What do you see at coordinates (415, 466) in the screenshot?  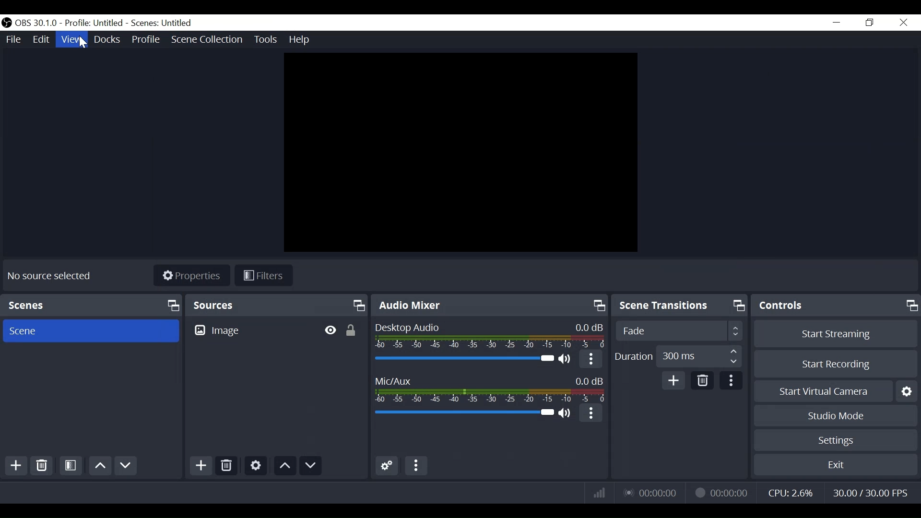 I see `More Options` at bounding box center [415, 466].